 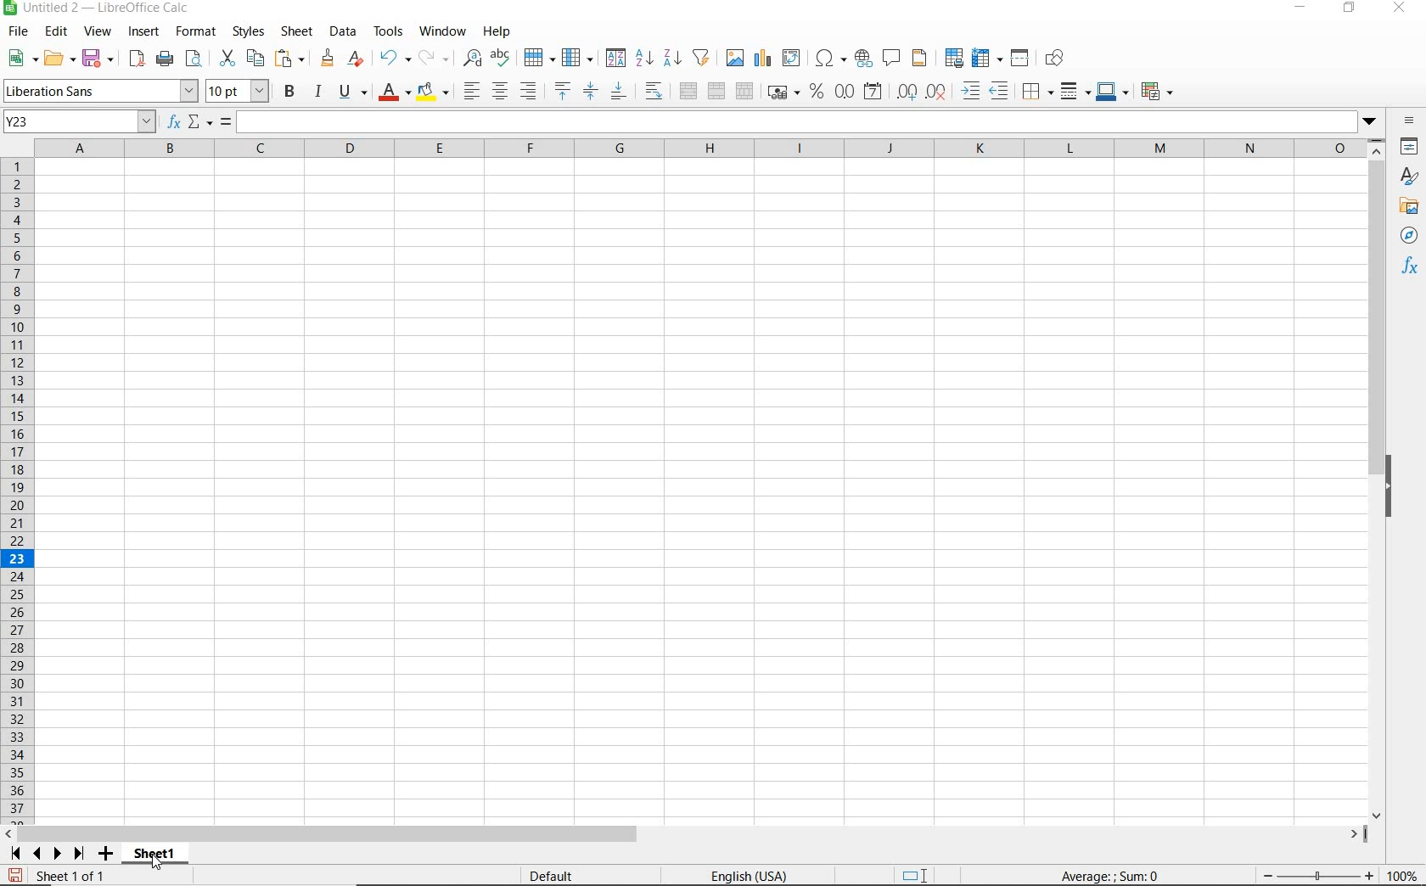 What do you see at coordinates (562, 91) in the screenshot?
I see `ALIGN TOP` at bounding box center [562, 91].